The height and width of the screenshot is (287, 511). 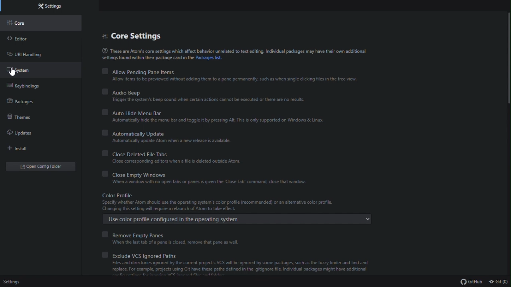 What do you see at coordinates (242, 54) in the screenshot?
I see `® These are Atom's core settings which affect behavior unrelated to text editing. Individual packages may have their own additionalsettings found within their package card in the Packages list.` at bounding box center [242, 54].